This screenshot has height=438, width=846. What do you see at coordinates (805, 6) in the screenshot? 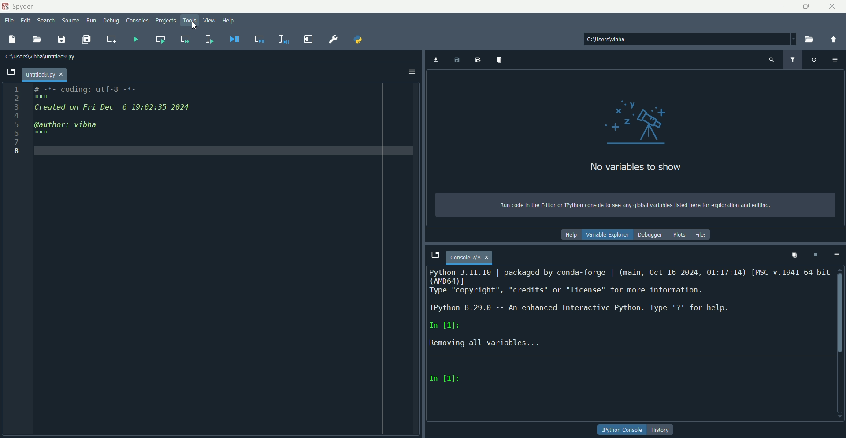
I see `minimize/maximize` at bounding box center [805, 6].